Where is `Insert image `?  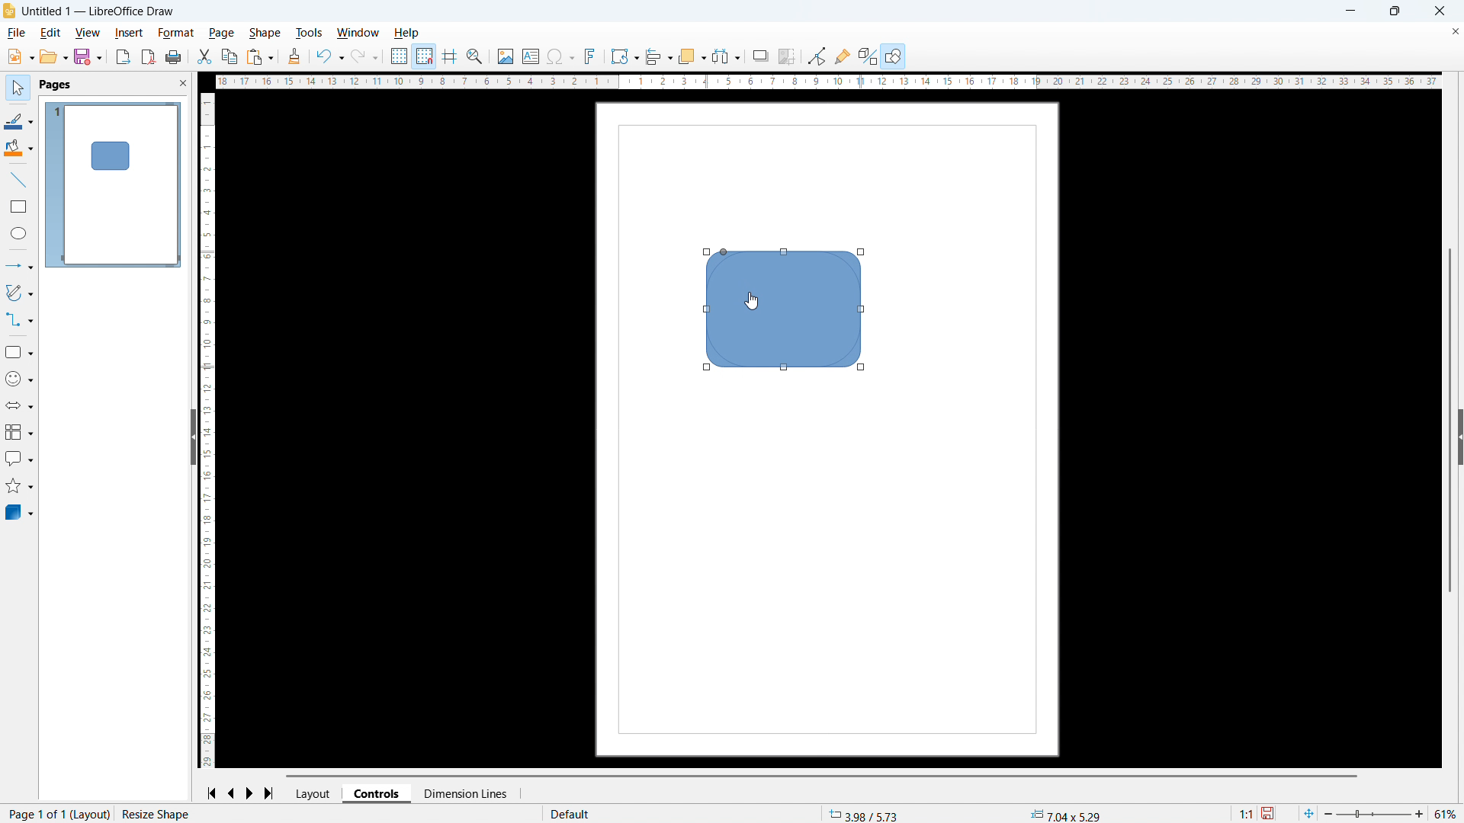 Insert image  is located at coordinates (505, 56).